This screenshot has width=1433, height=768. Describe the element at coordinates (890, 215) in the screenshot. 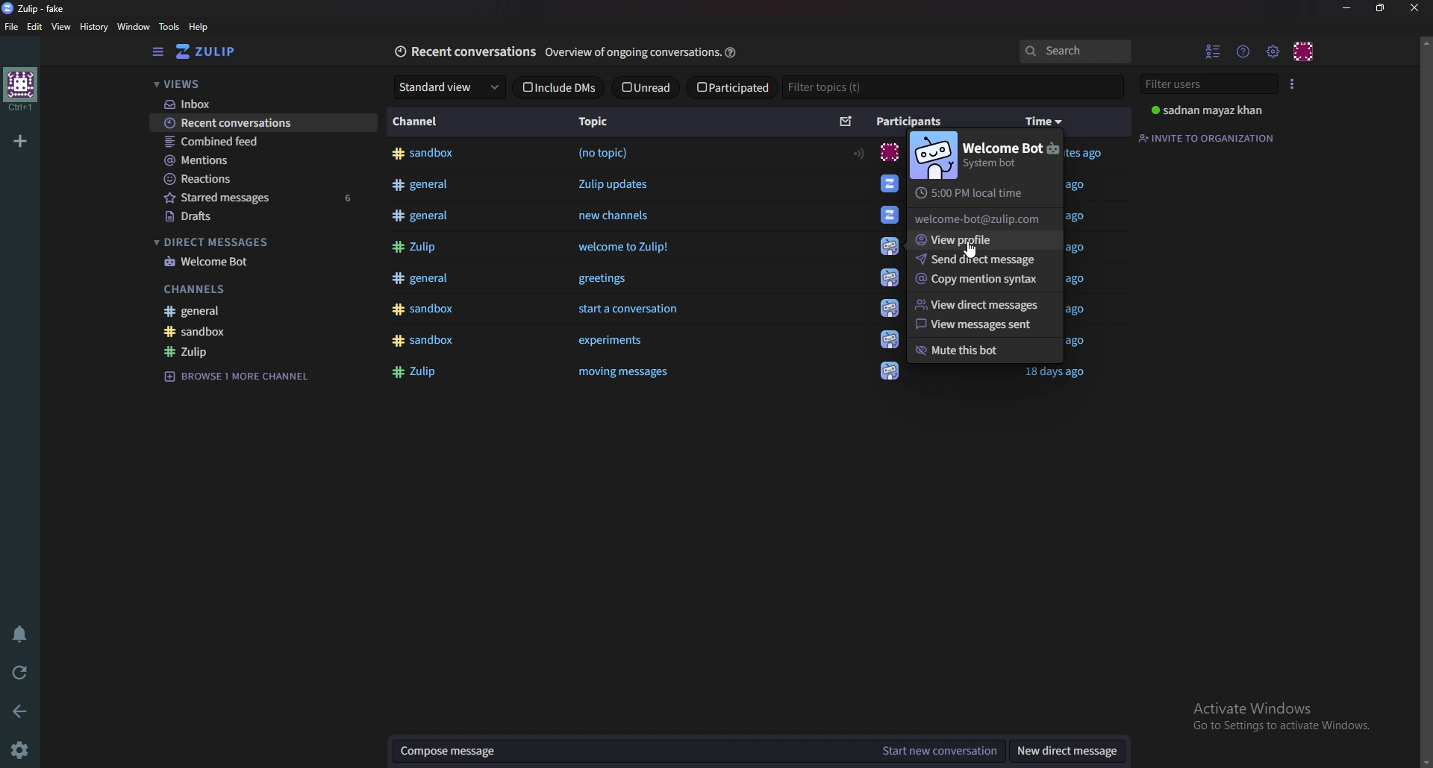

I see `Welcome Bot` at that location.